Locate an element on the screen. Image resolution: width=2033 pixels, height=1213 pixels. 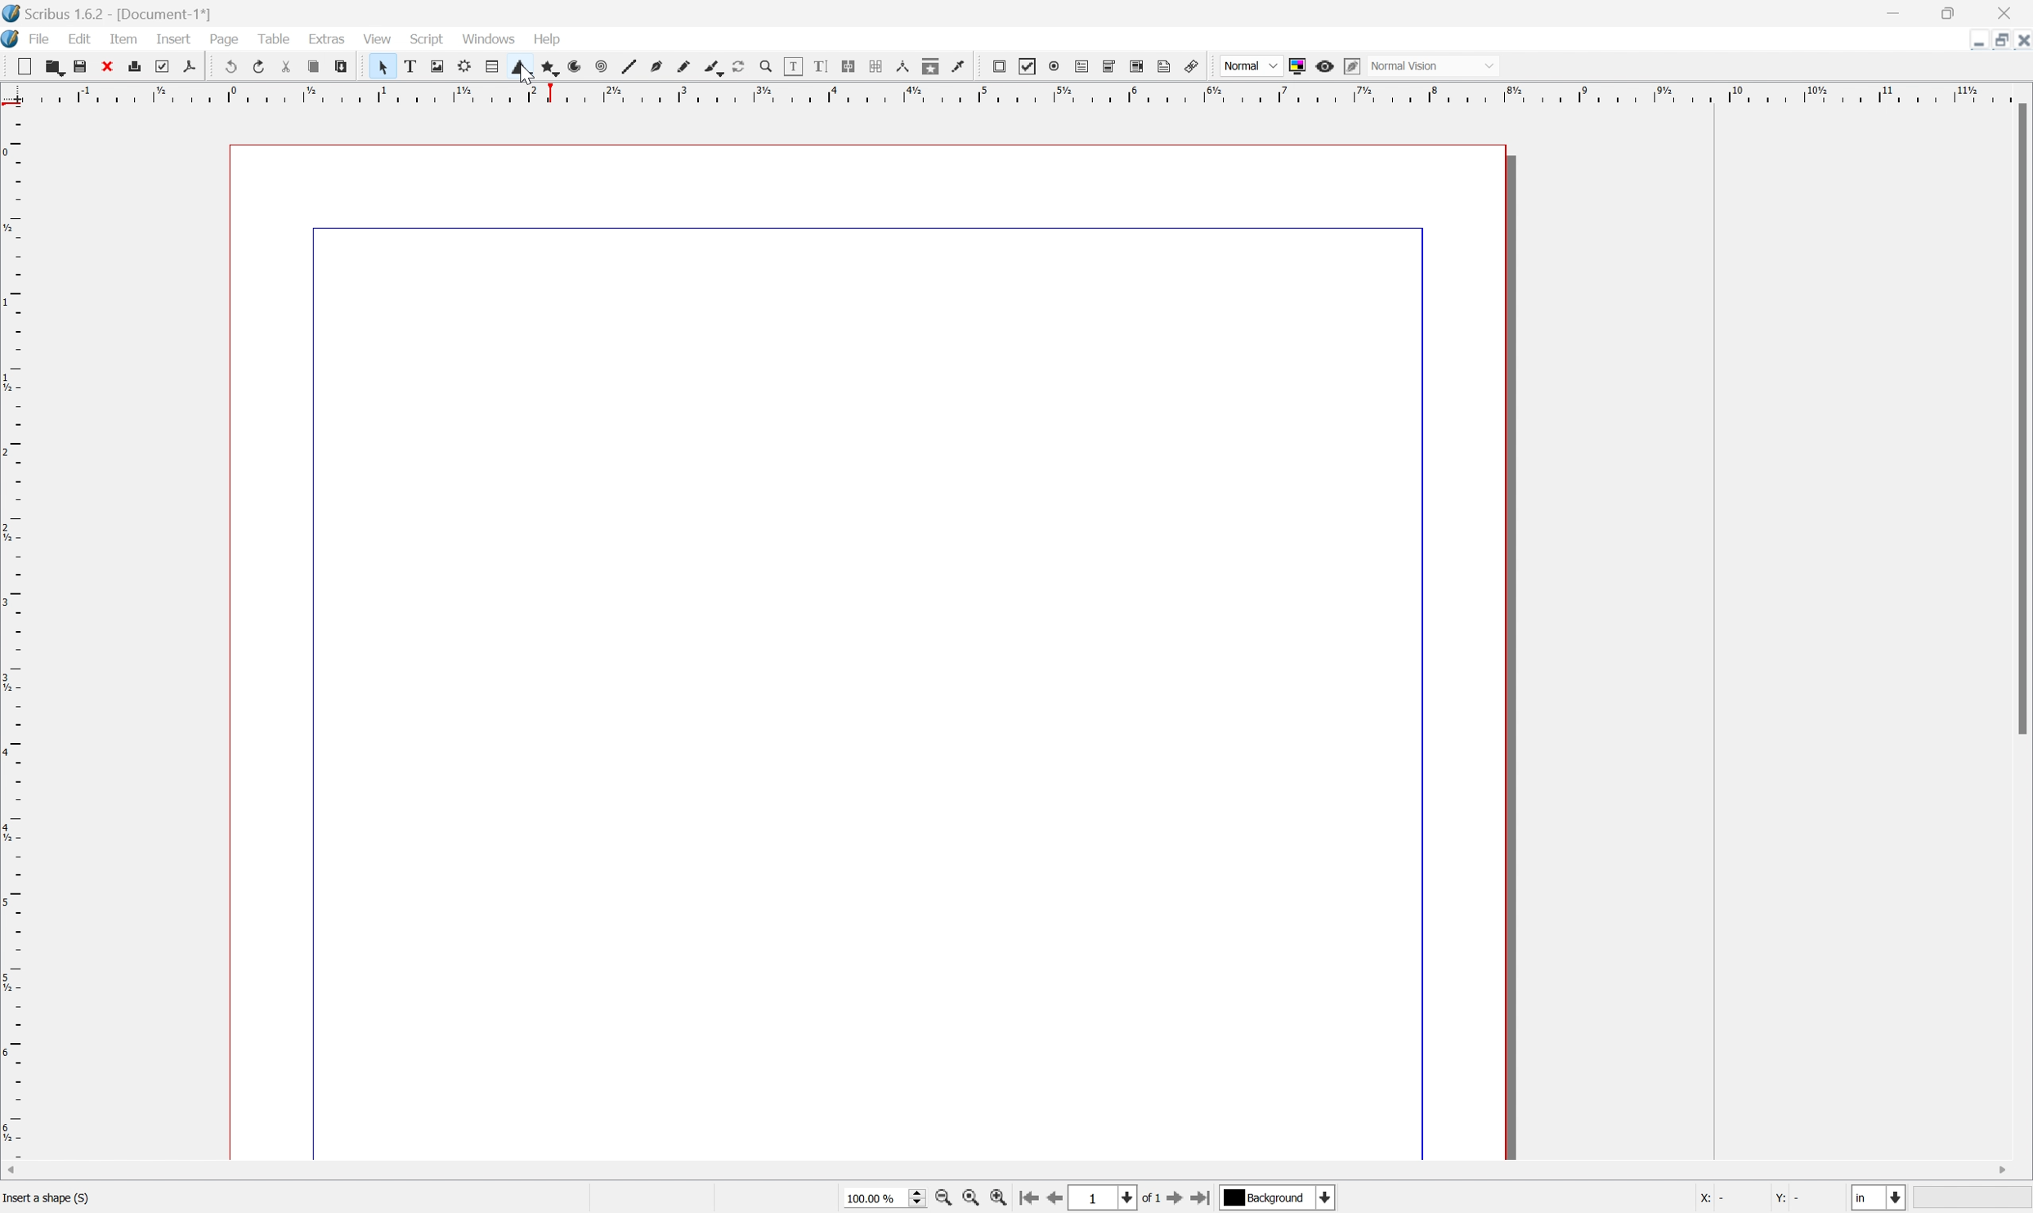
Scroll Right is located at coordinates (1999, 1171).